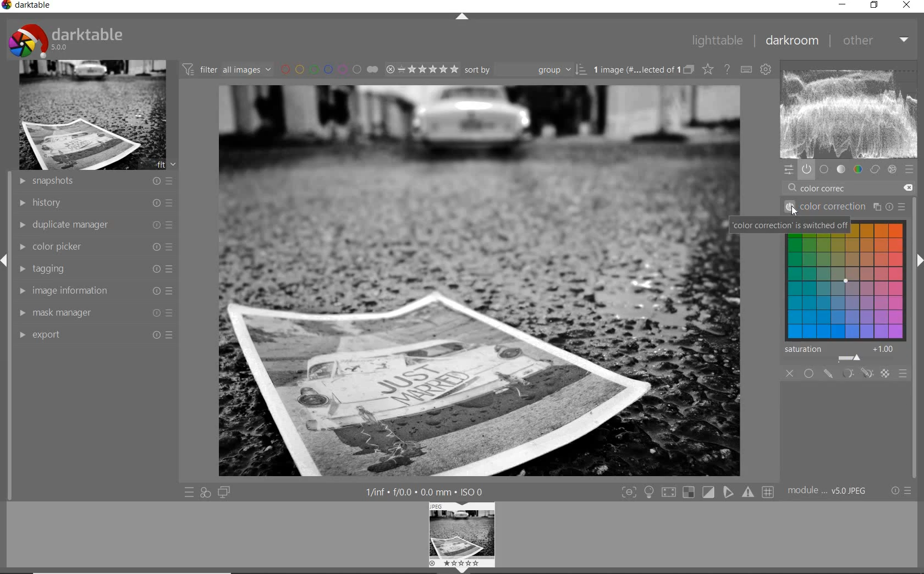 This screenshot has height=574, width=924. What do you see at coordinates (809, 373) in the screenshot?
I see `uniformly` at bounding box center [809, 373].